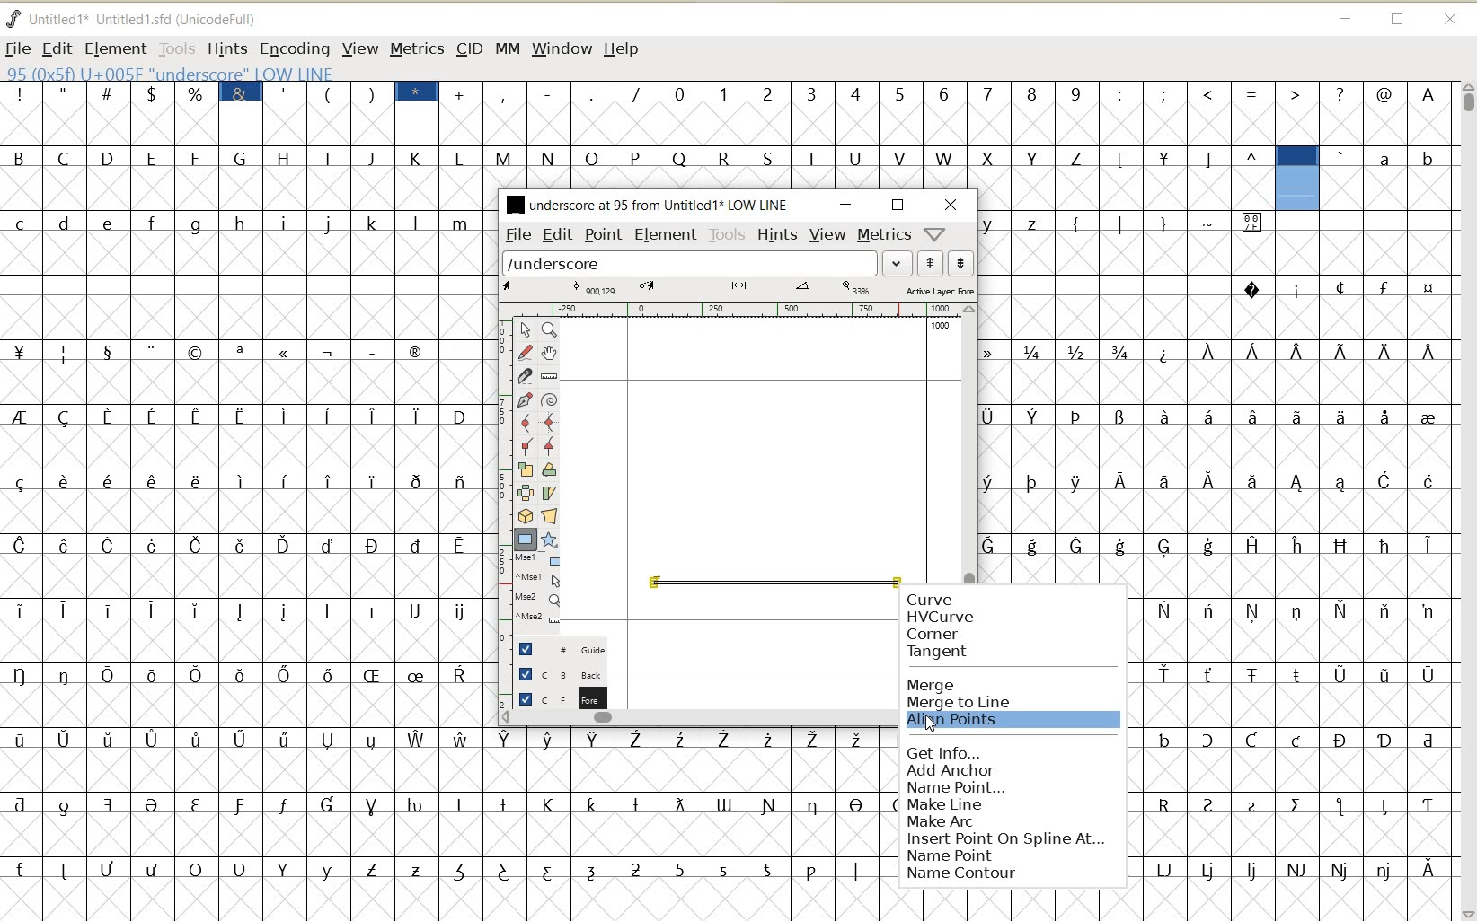 The width and height of the screenshot is (1477, 921). What do you see at coordinates (280, 72) in the screenshot?
I see `GLYPHY INFO` at bounding box center [280, 72].